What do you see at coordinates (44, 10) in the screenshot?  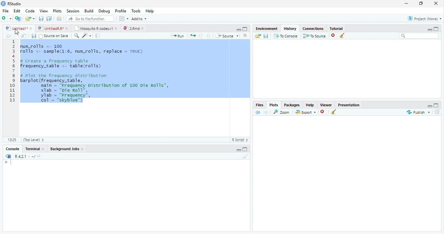 I see `View` at bounding box center [44, 10].